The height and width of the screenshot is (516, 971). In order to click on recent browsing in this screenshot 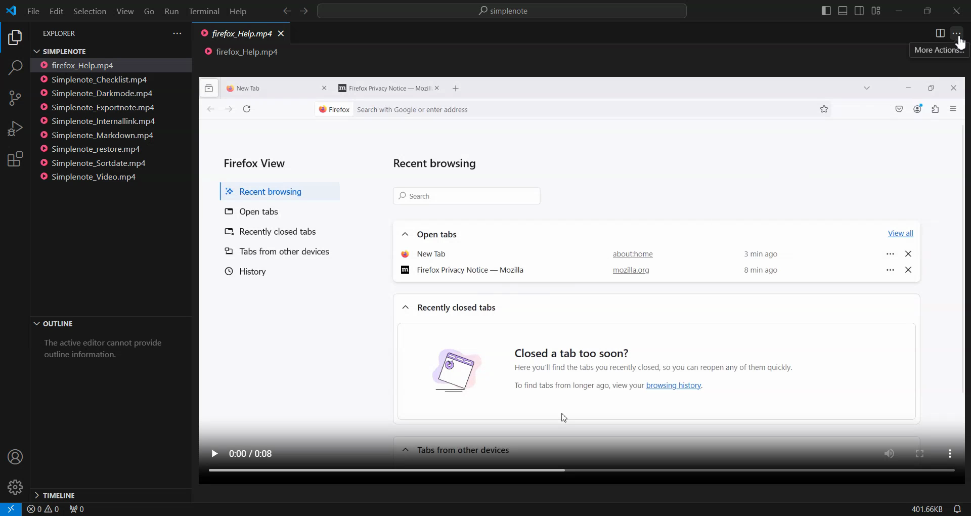, I will do `click(276, 189)`.